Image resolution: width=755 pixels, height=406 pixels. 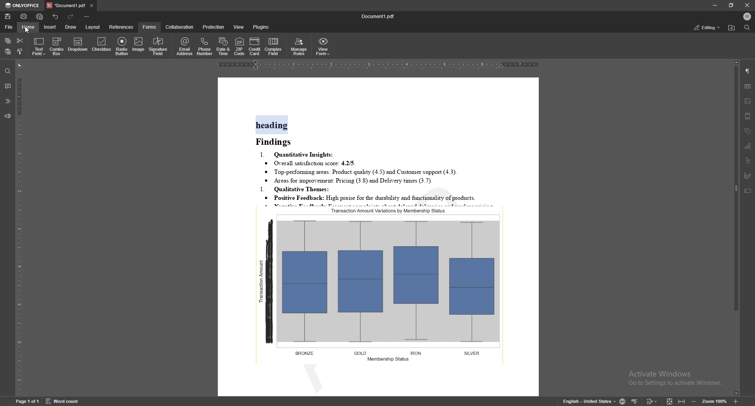 What do you see at coordinates (748, 161) in the screenshot?
I see `text art` at bounding box center [748, 161].